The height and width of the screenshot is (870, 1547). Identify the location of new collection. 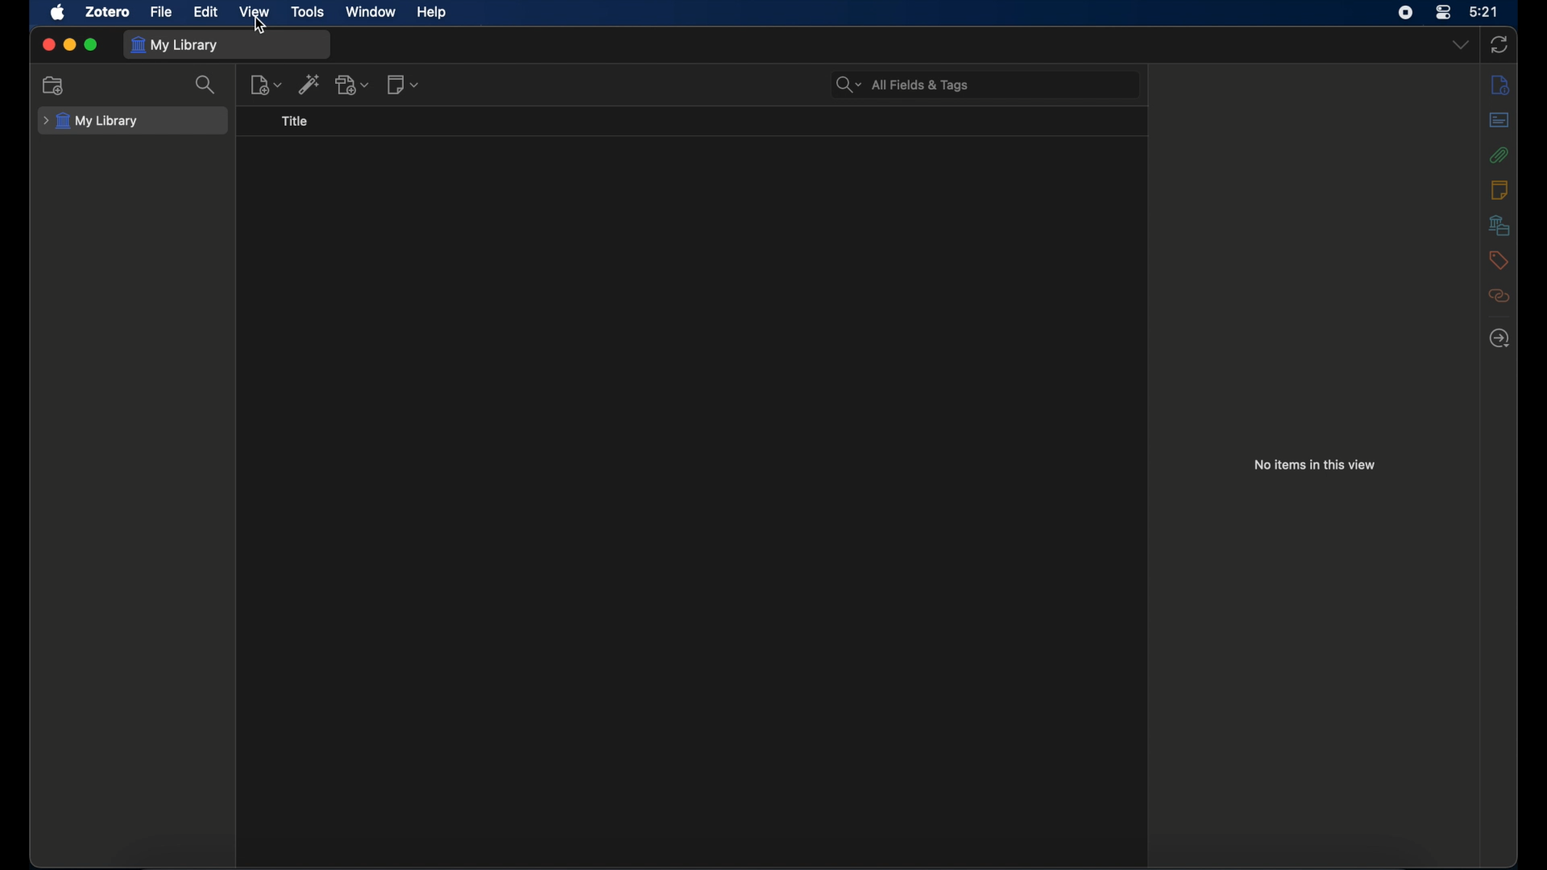
(54, 85).